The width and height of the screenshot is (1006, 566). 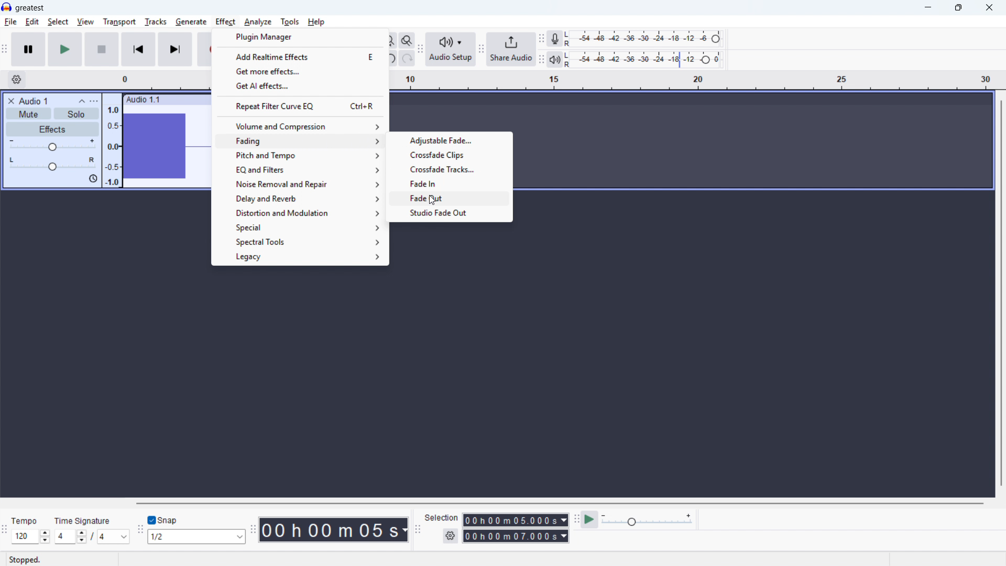 I want to click on Horizontal scroll bar , so click(x=559, y=504).